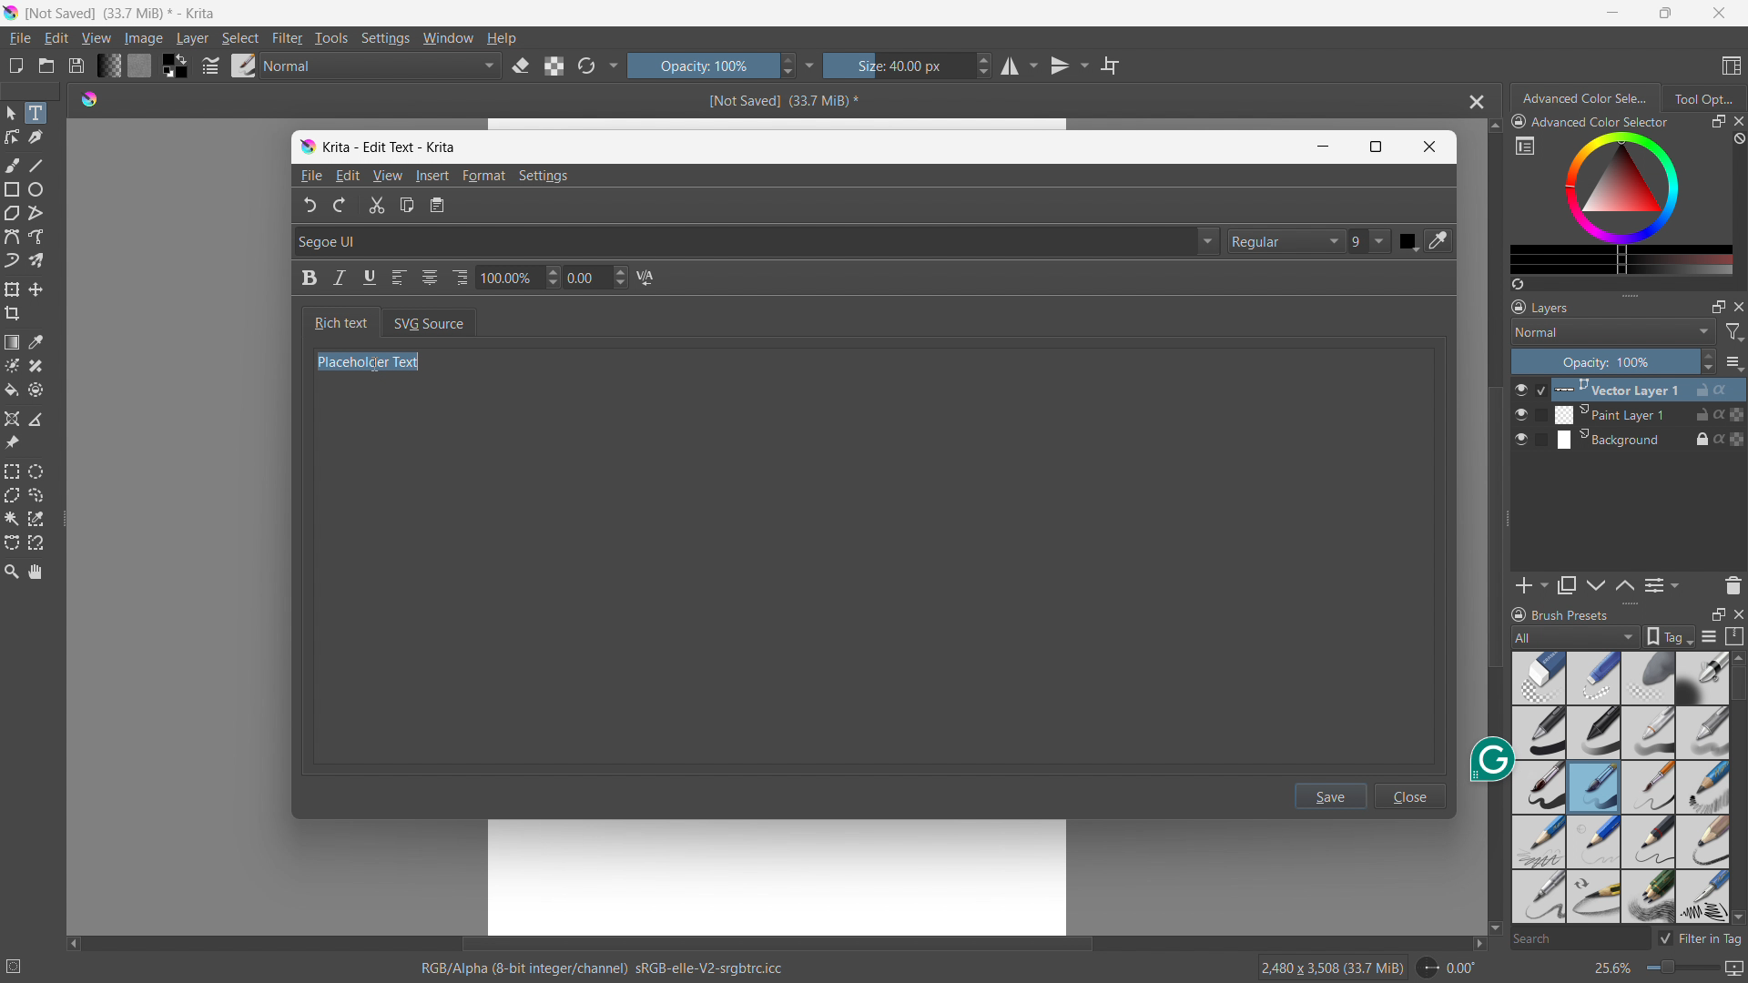 The width and height of the screenshot is (1748, 983). What do you see at coordinates (12, 443) in the screenshot?
I see `reference images tool` at bounding box center [12, 443].